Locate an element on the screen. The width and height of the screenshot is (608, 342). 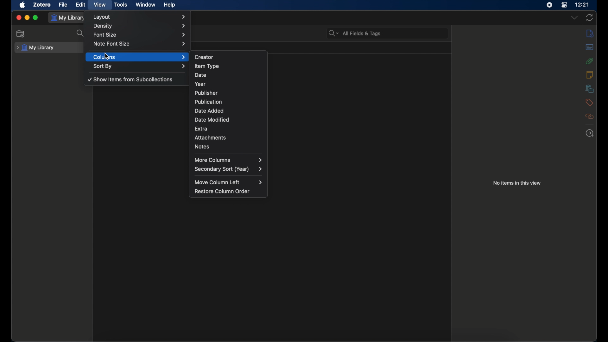
more columns is located at coordinates (228, 160).